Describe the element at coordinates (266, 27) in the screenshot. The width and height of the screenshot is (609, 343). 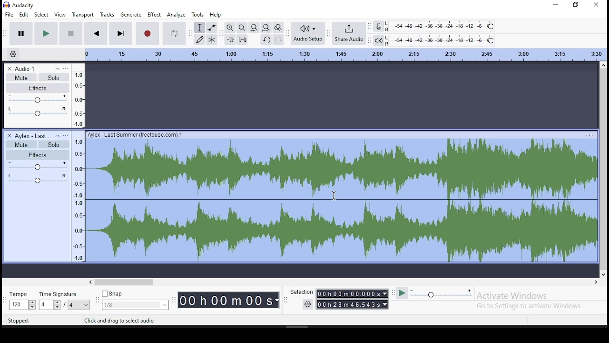
I see `fit project to width` at that location.